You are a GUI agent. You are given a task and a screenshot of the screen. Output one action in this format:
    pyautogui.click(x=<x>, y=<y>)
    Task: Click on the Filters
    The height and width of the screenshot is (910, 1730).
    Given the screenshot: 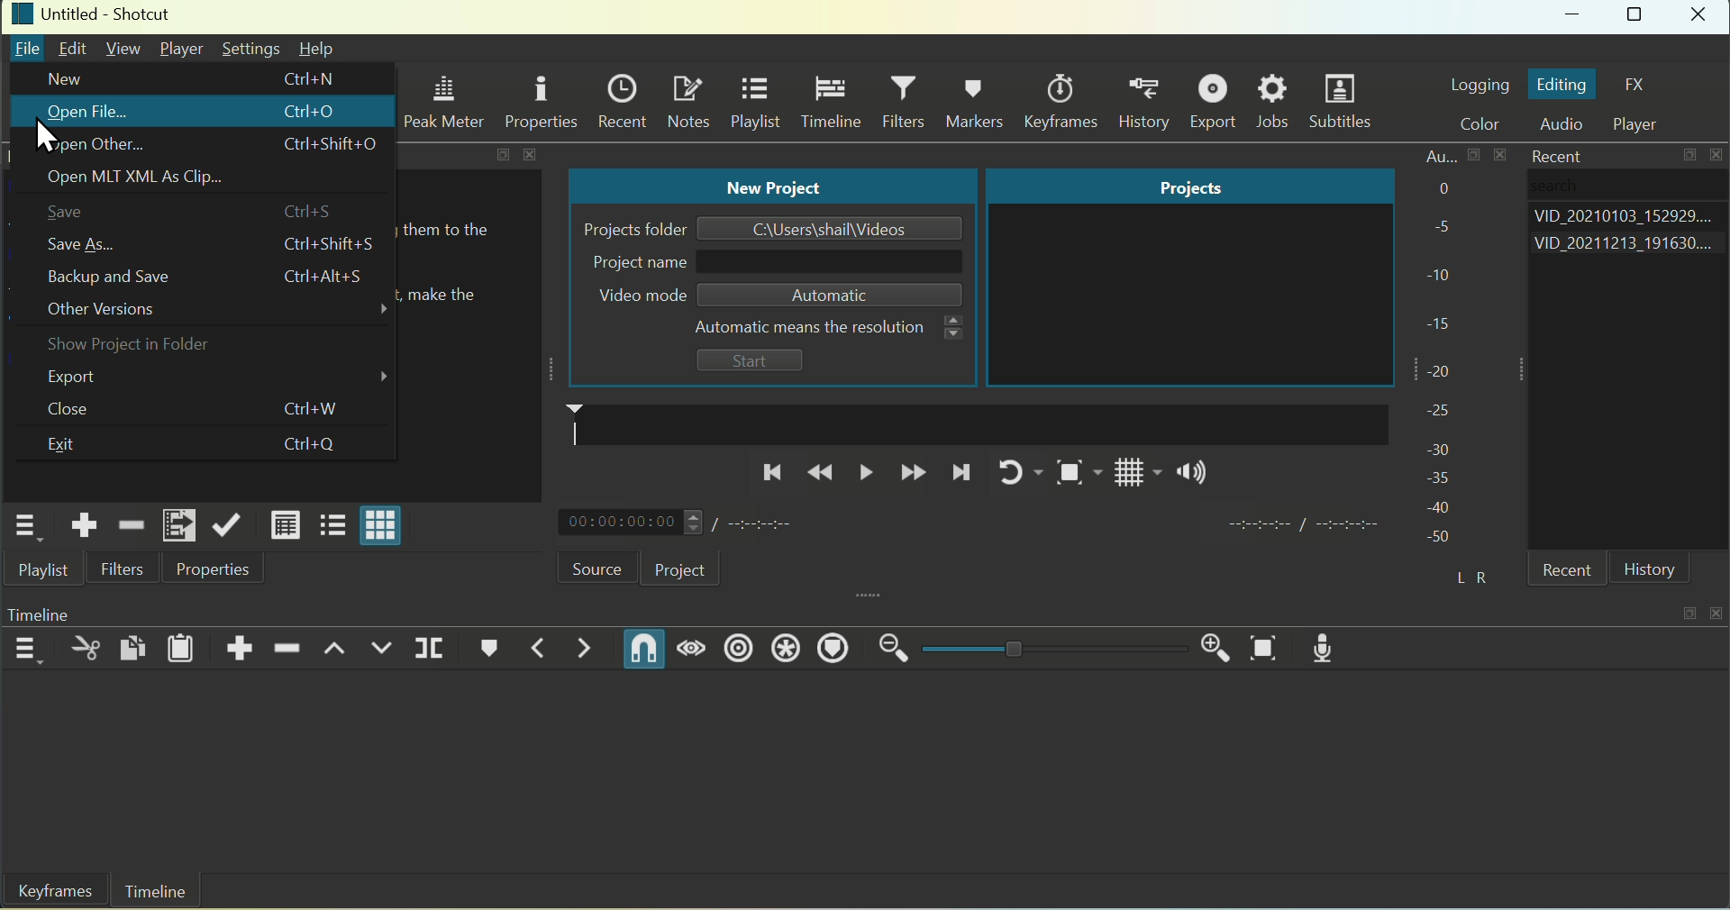 What is the action you would take?
    pyautogui.click(x=123, y=569)
    